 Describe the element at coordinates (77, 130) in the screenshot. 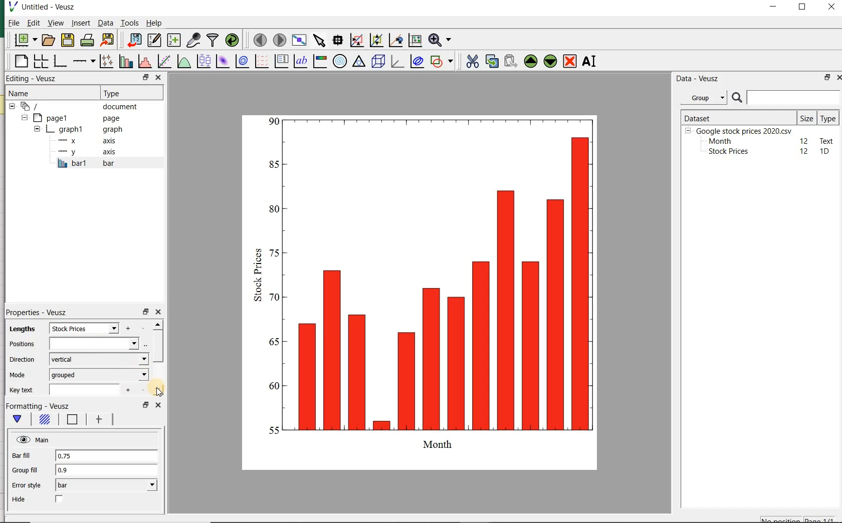

I see `graph1` at that location.